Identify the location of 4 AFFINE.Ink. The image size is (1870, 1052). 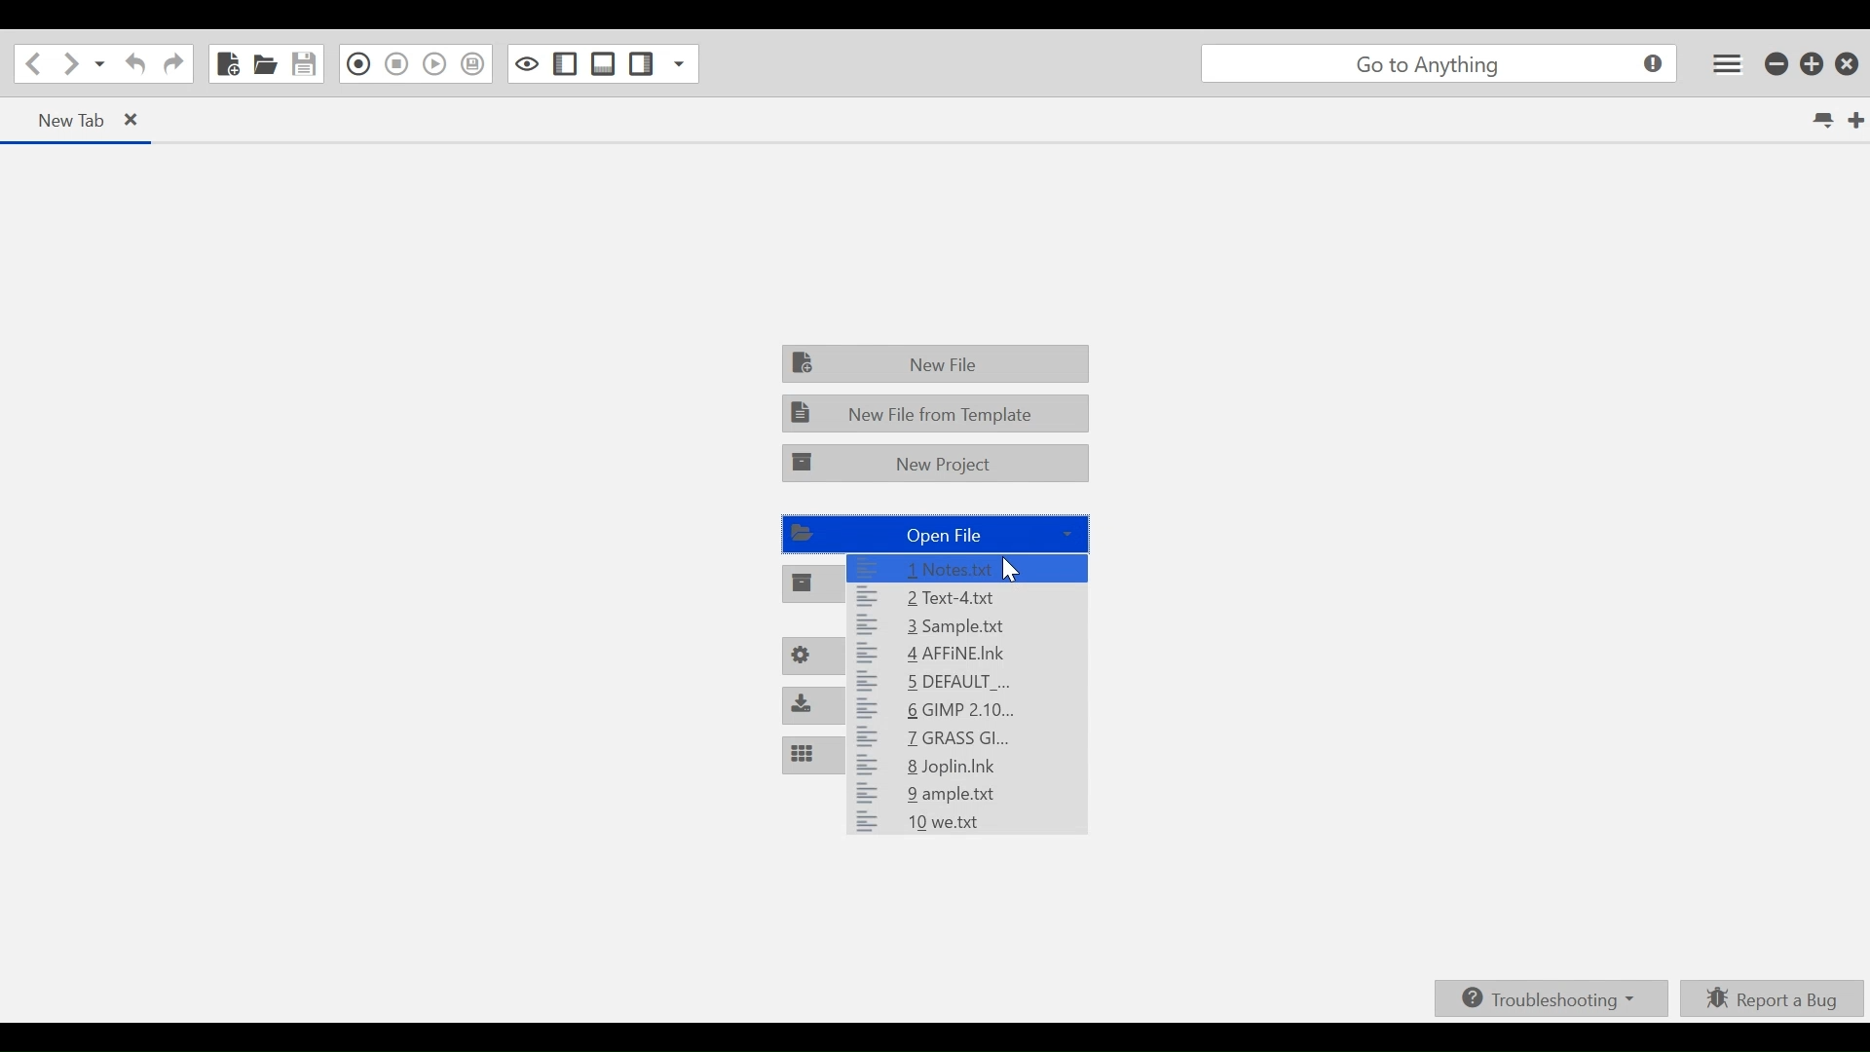
(954, 653).